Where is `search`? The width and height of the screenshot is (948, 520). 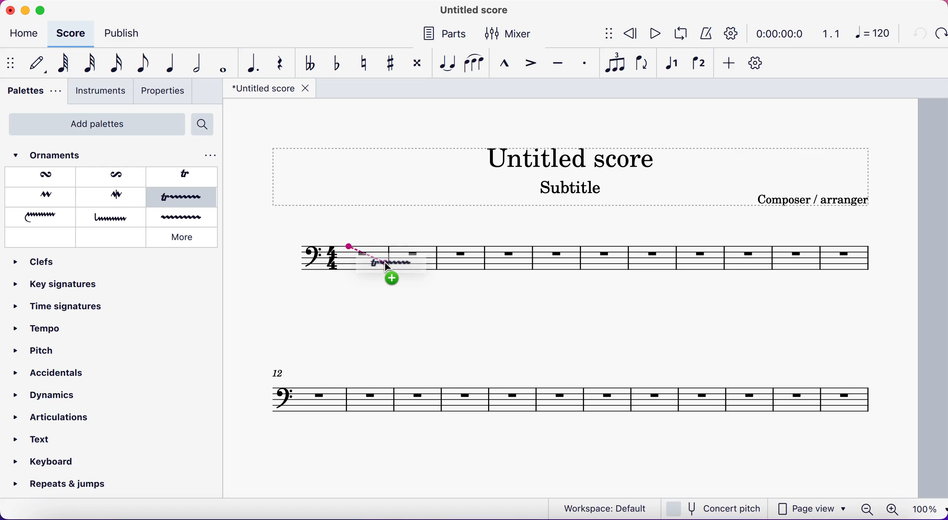
search is located at coordinates (206, 125).